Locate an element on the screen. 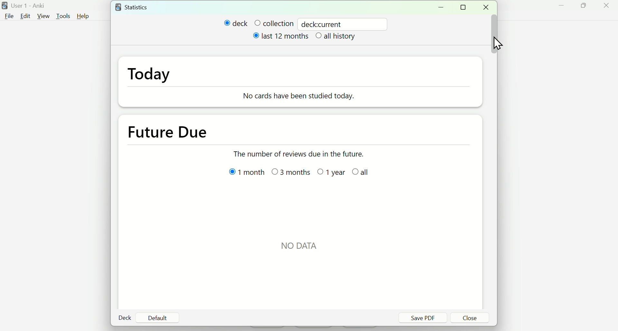 The height and width of the screenshot is (331, 618). all history is located at coordinates (337, 37).